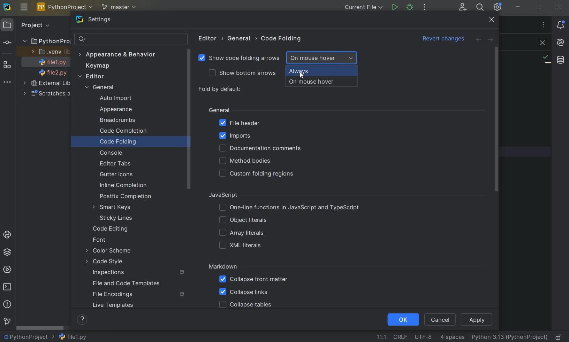 The height and width of the screenshot is (342, 569). Describe the element at coordinates (241, 39) in the screenshot. I see `GENERAL` at that location.